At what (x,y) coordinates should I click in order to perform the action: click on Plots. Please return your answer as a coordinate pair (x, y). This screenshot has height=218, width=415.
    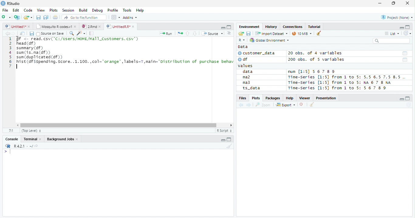
    Looking at the image, I should click on (53, 10).